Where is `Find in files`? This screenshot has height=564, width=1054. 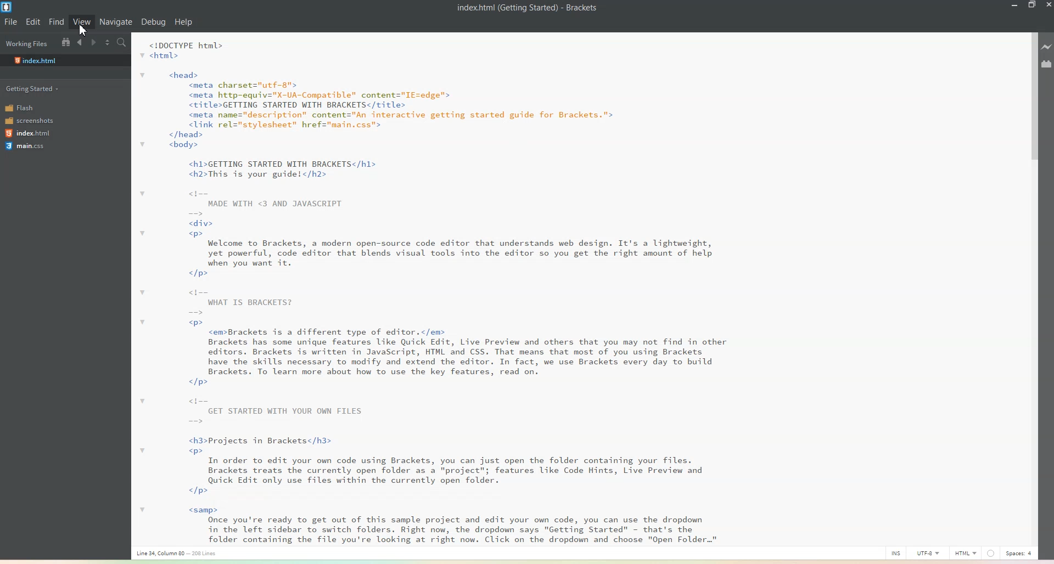
Find in files is located at coordinates (122, 42).